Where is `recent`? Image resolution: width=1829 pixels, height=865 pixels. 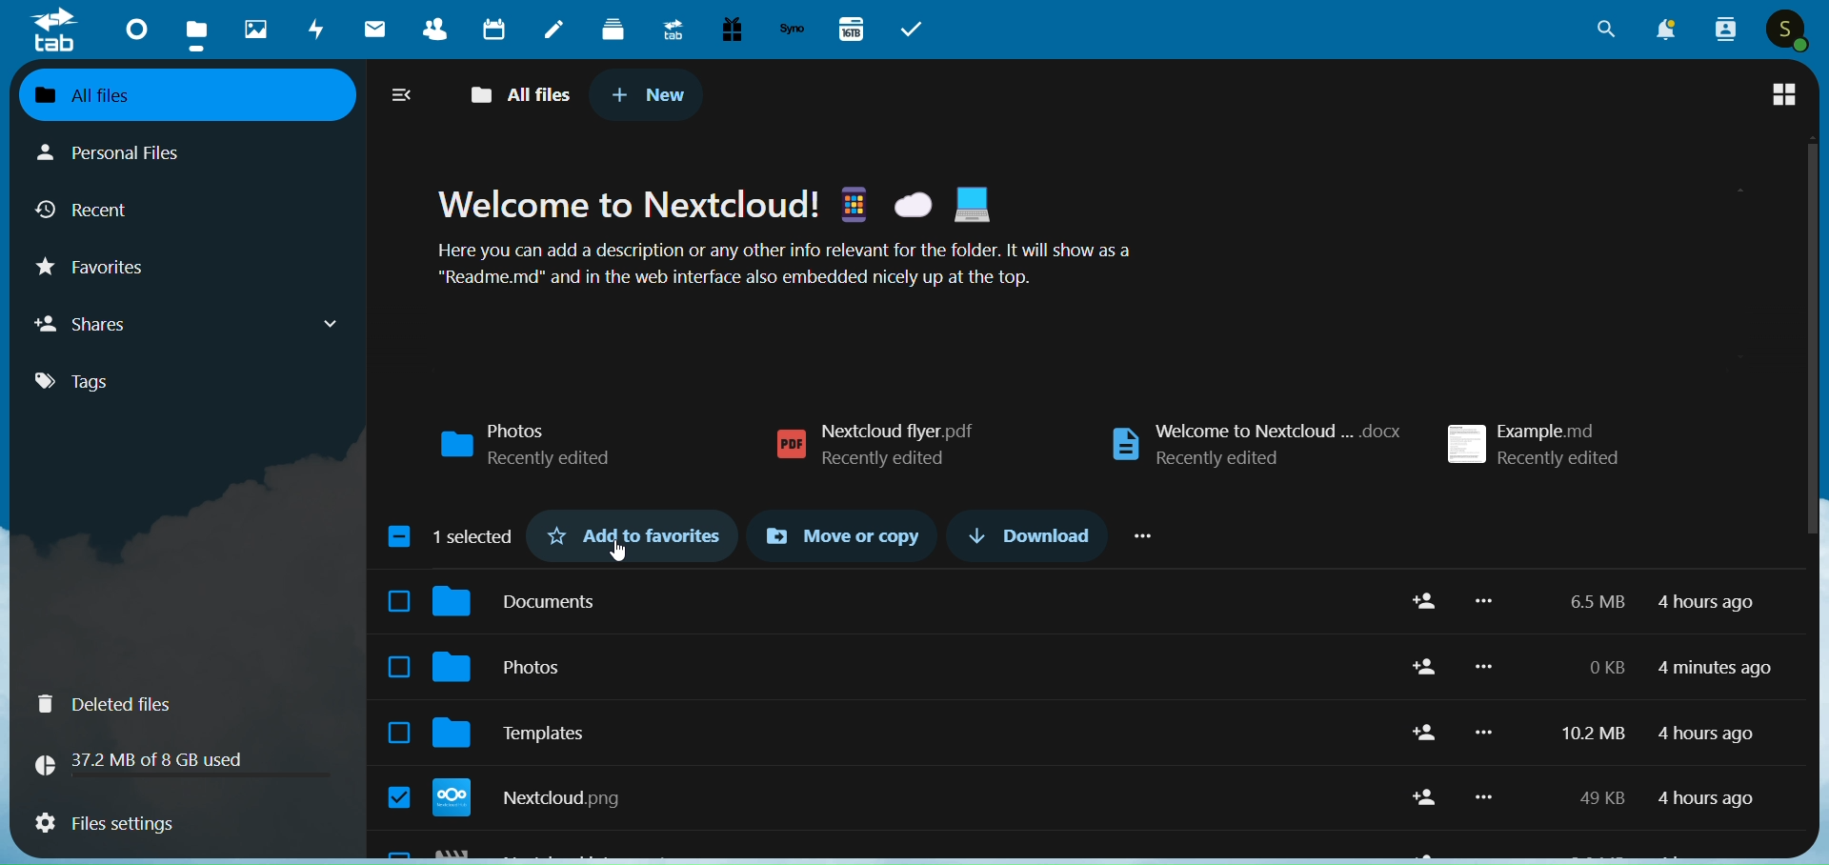
recent is located at coordinates (90, 207).